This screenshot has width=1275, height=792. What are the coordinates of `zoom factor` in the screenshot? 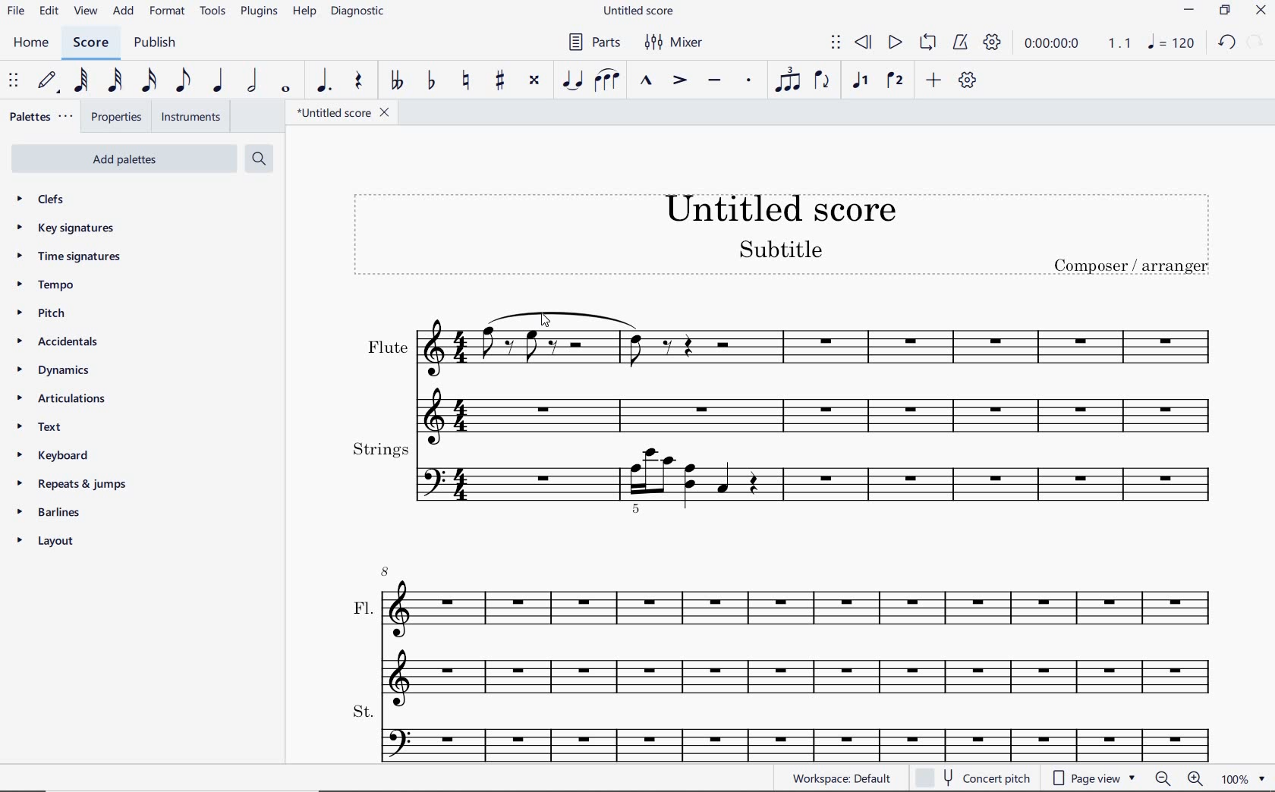 It's located at (1244, 780).